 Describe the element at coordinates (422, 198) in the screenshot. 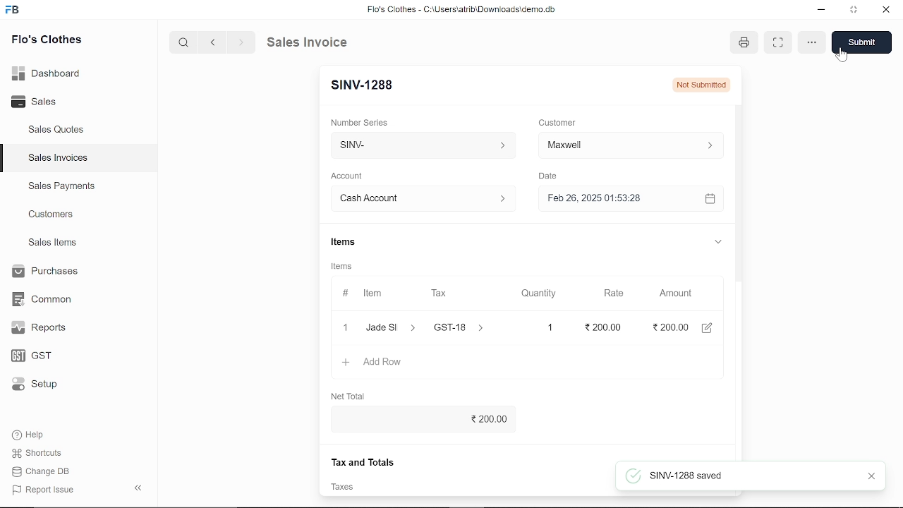

I see `Account :` at that location.